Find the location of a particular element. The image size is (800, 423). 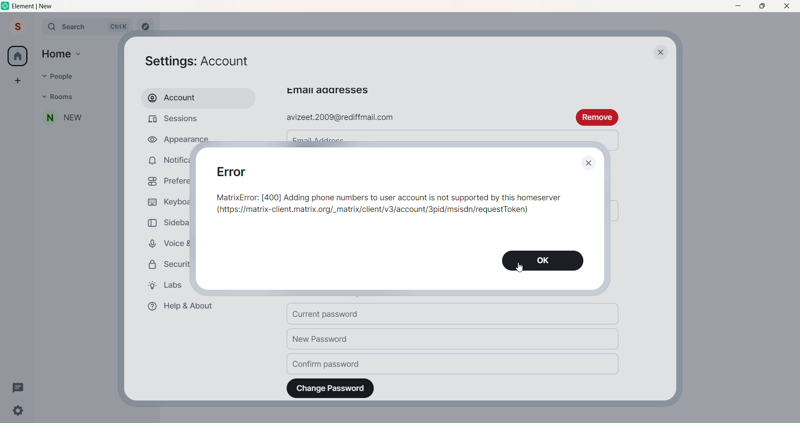

Keyboard is located at coordinates (166, 201).